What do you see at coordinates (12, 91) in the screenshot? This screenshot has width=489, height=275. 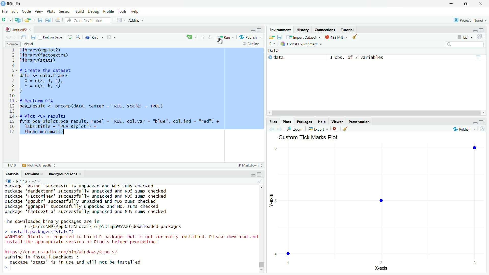 I see `line number` at bounding box center [12, 91].